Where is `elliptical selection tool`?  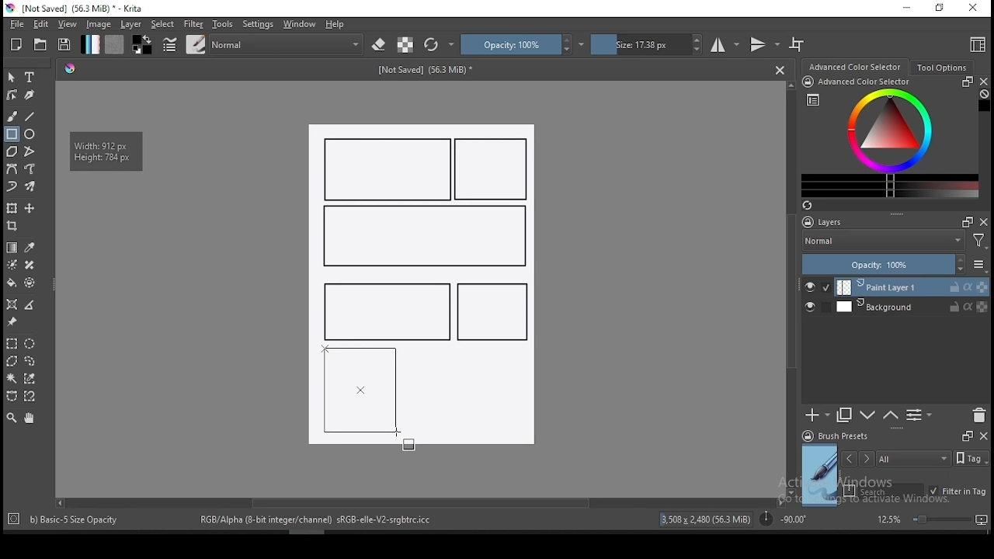 elliptical selection tool is located at coordinates (30, 344).